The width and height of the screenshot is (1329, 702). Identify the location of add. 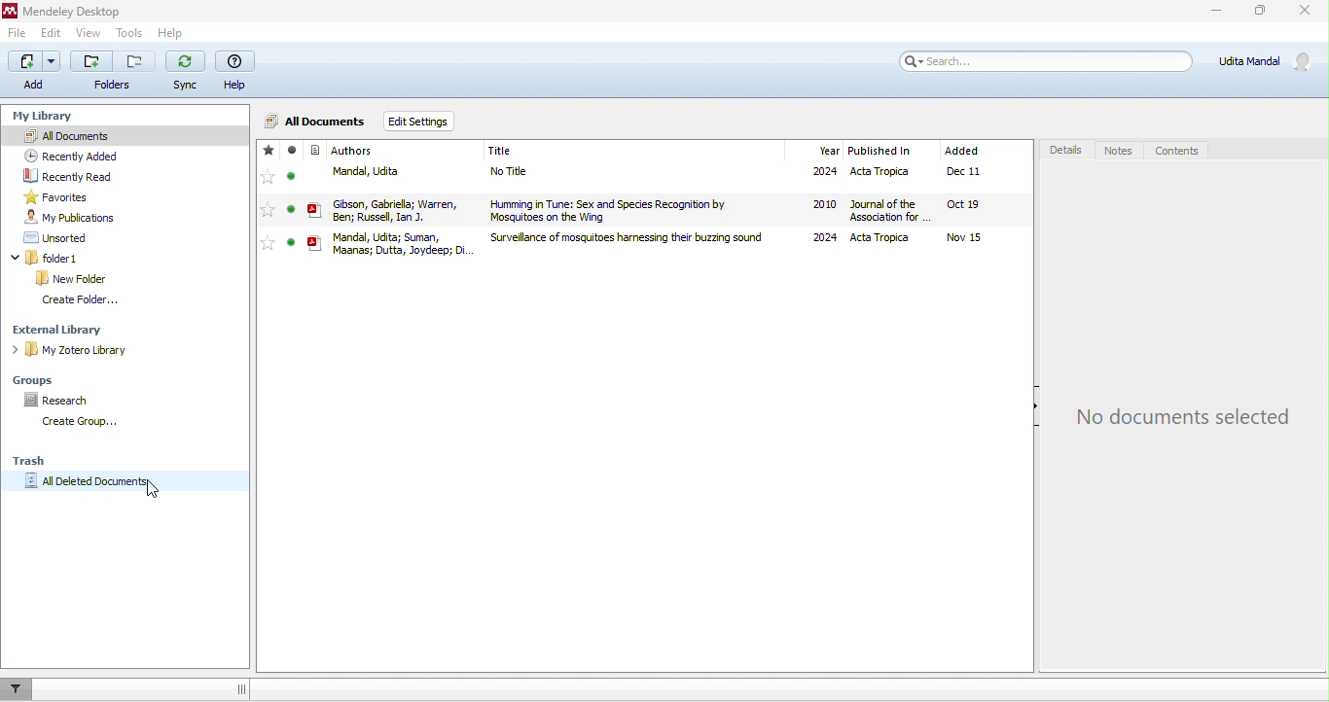
(32, 72).